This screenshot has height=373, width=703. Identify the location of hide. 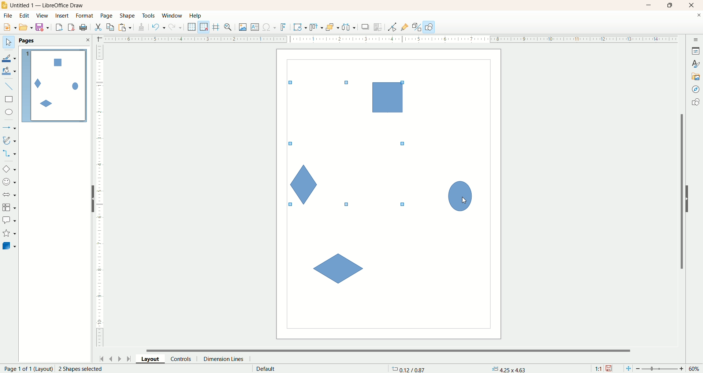
(90, 200).